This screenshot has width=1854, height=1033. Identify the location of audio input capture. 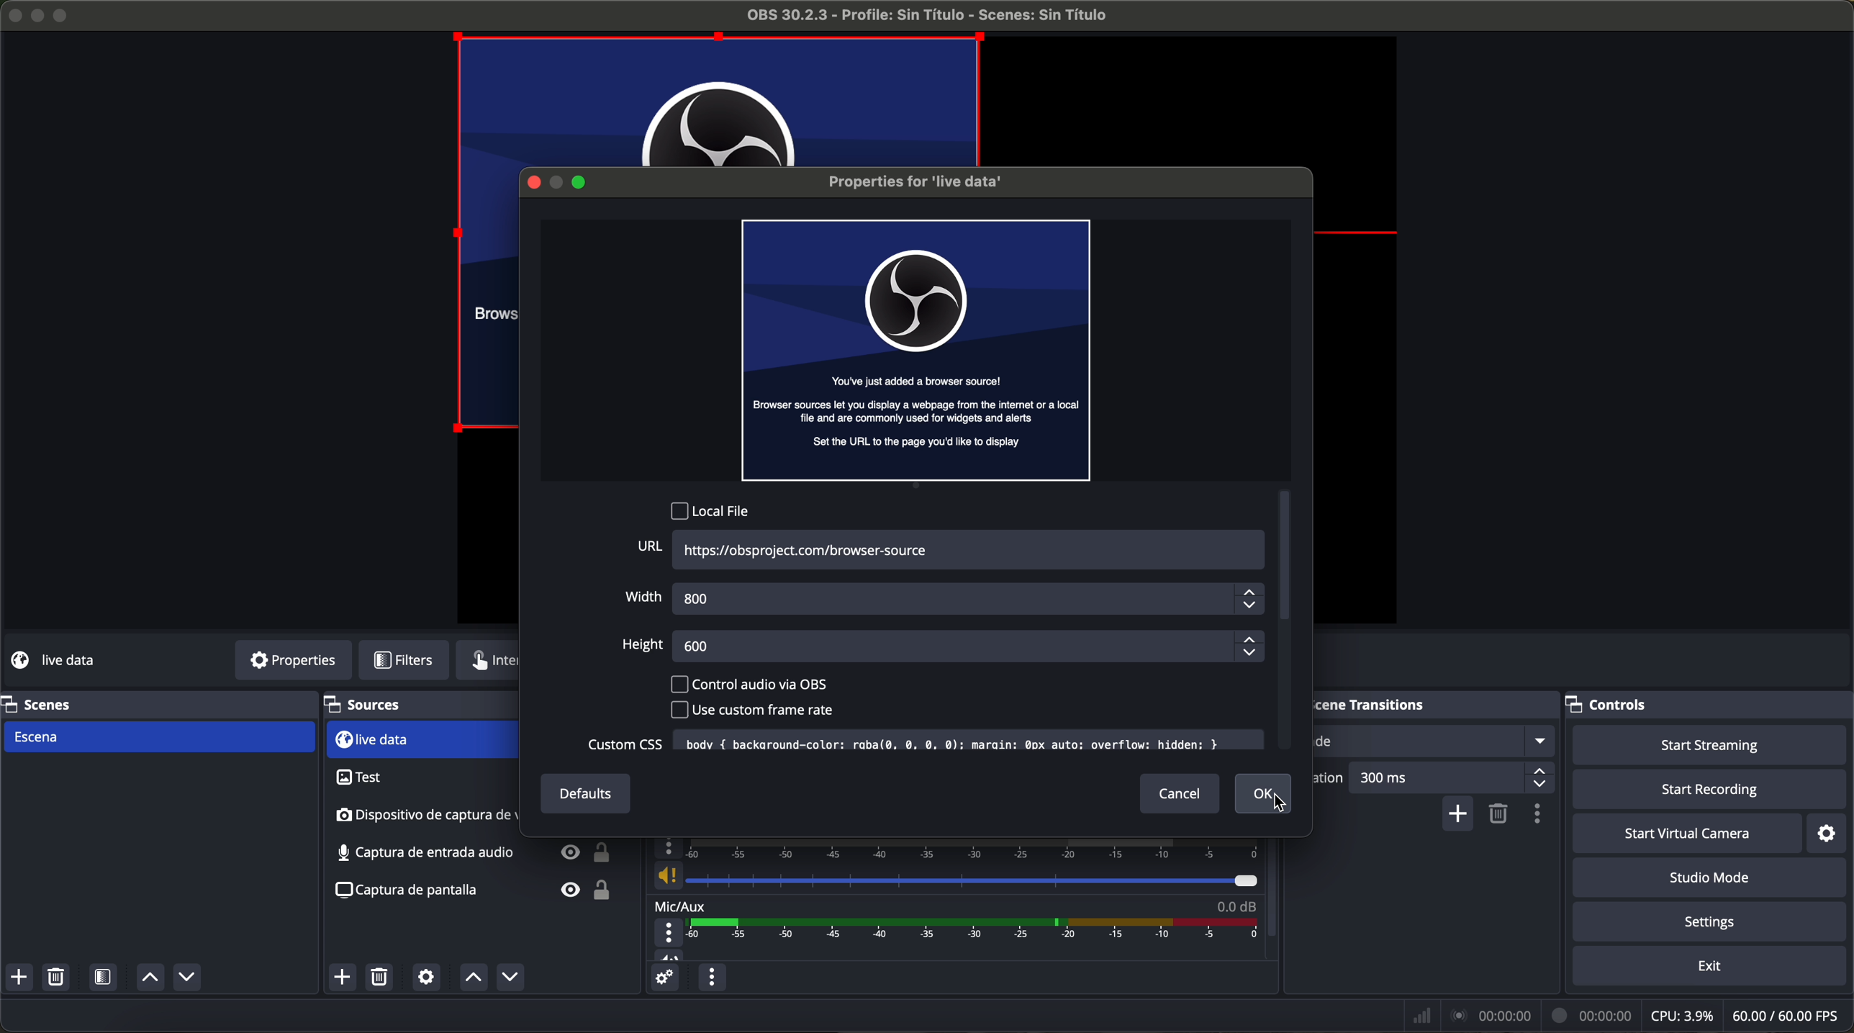
(422, 816).